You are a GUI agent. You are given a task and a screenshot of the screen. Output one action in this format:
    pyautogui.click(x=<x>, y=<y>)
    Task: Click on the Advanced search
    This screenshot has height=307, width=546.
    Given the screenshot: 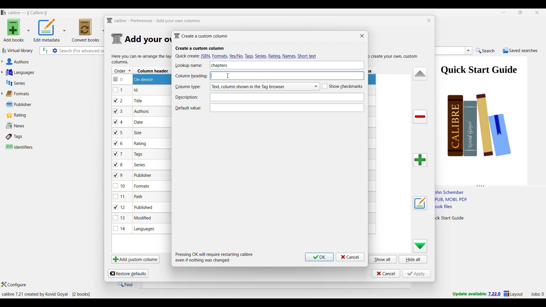 What is the action you would take?
    pyautogui.click(x=55, y=51)
    